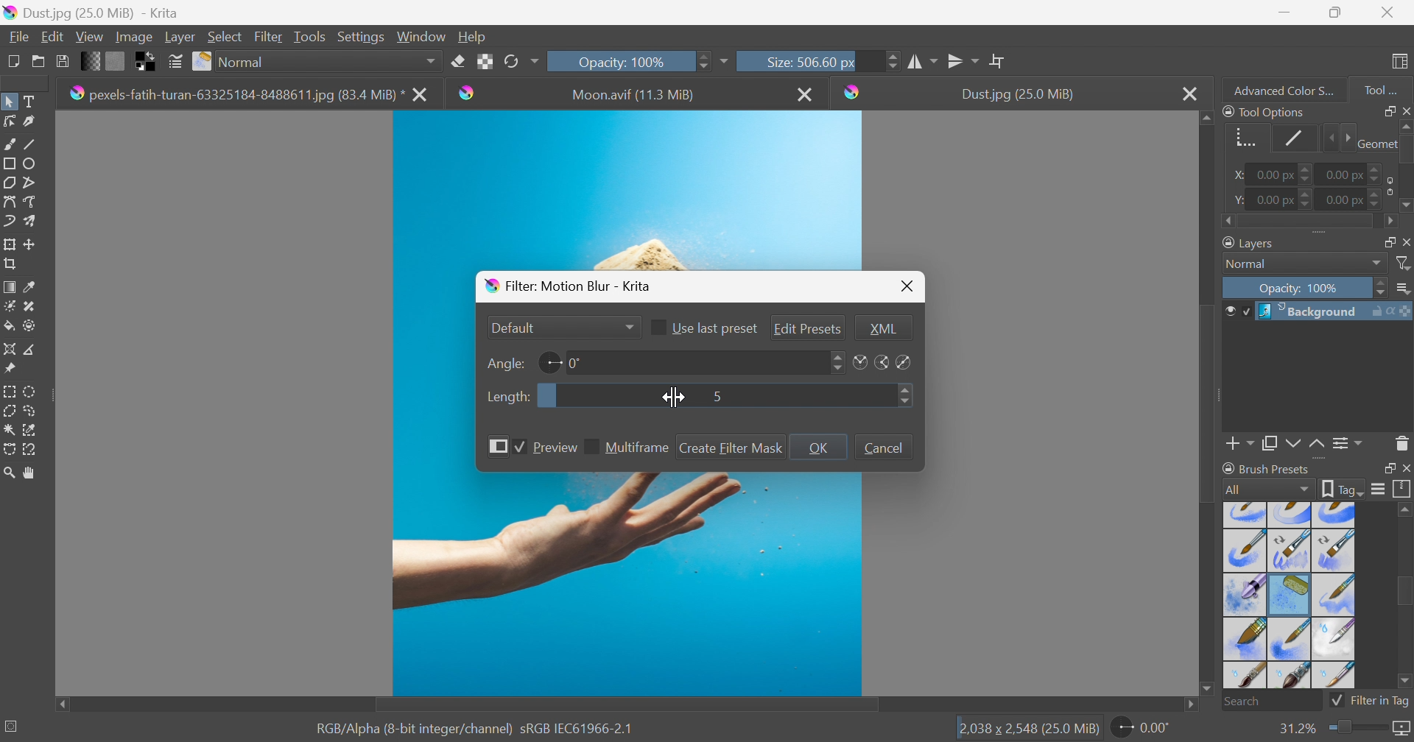  I want to click on Slider, so click(1405, 167).